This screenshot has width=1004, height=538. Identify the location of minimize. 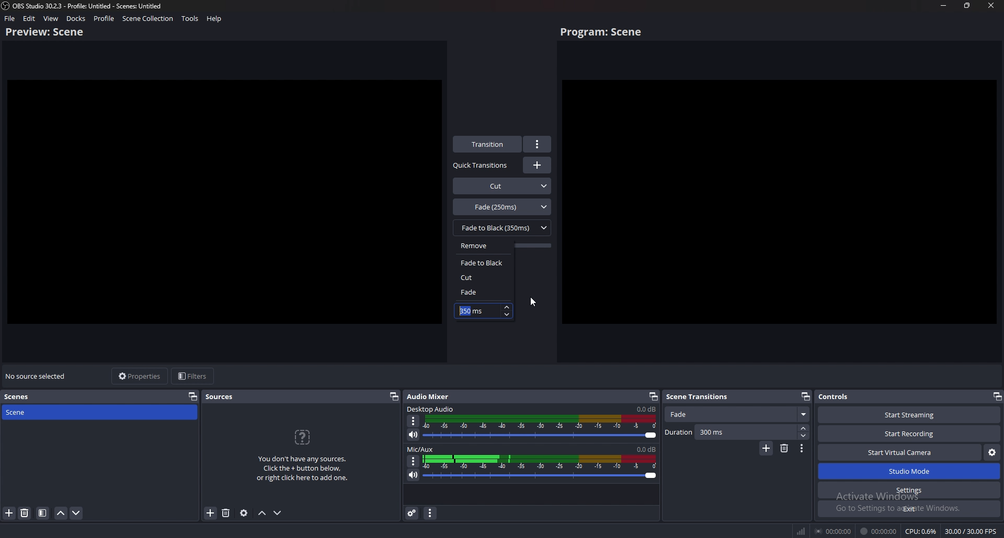
(944, 5).